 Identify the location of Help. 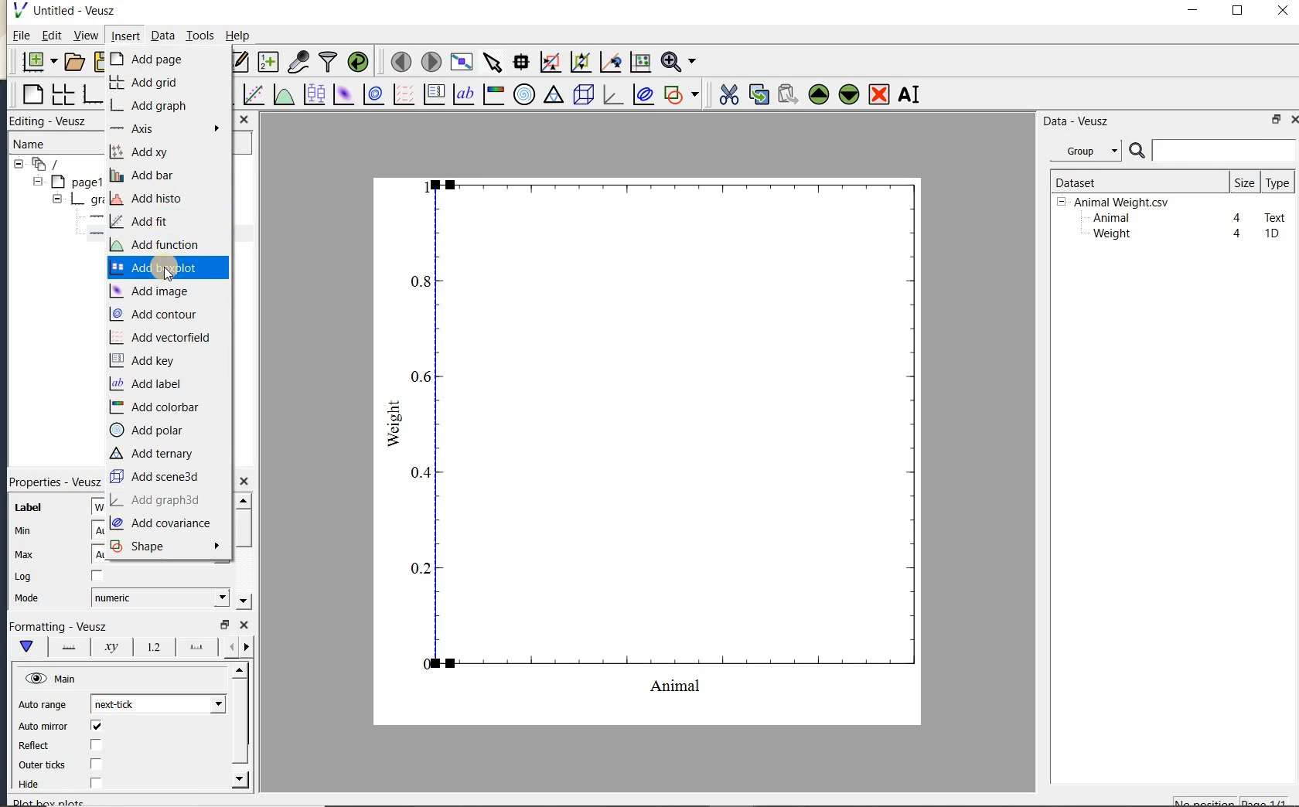
(237, 36).